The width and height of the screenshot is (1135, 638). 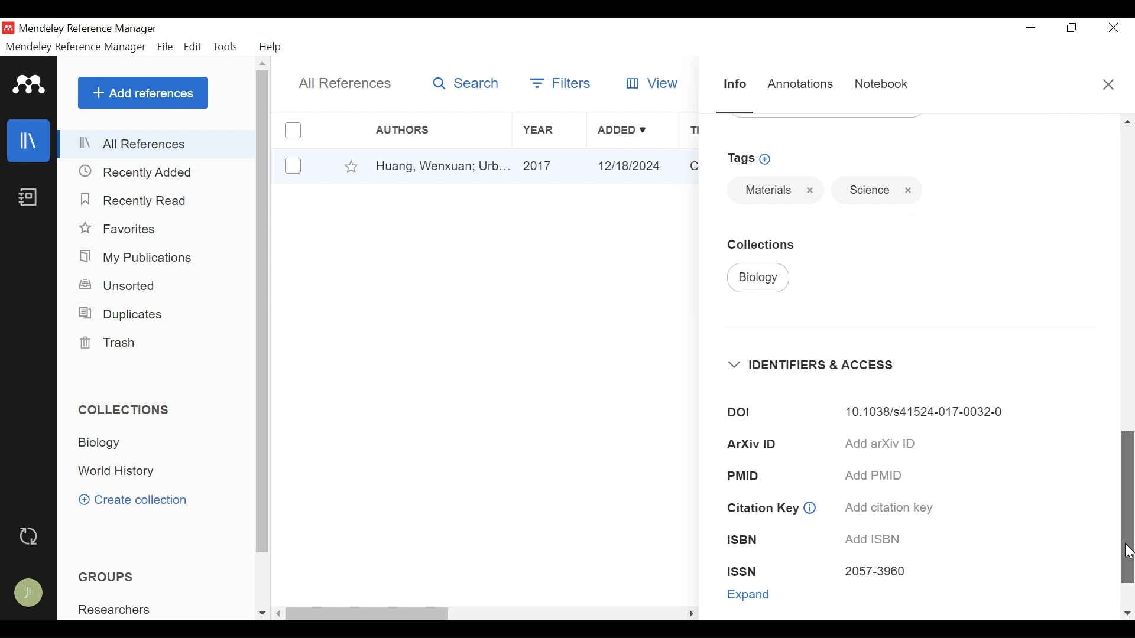 I want to click on info icon, so click(x=810, y=509).